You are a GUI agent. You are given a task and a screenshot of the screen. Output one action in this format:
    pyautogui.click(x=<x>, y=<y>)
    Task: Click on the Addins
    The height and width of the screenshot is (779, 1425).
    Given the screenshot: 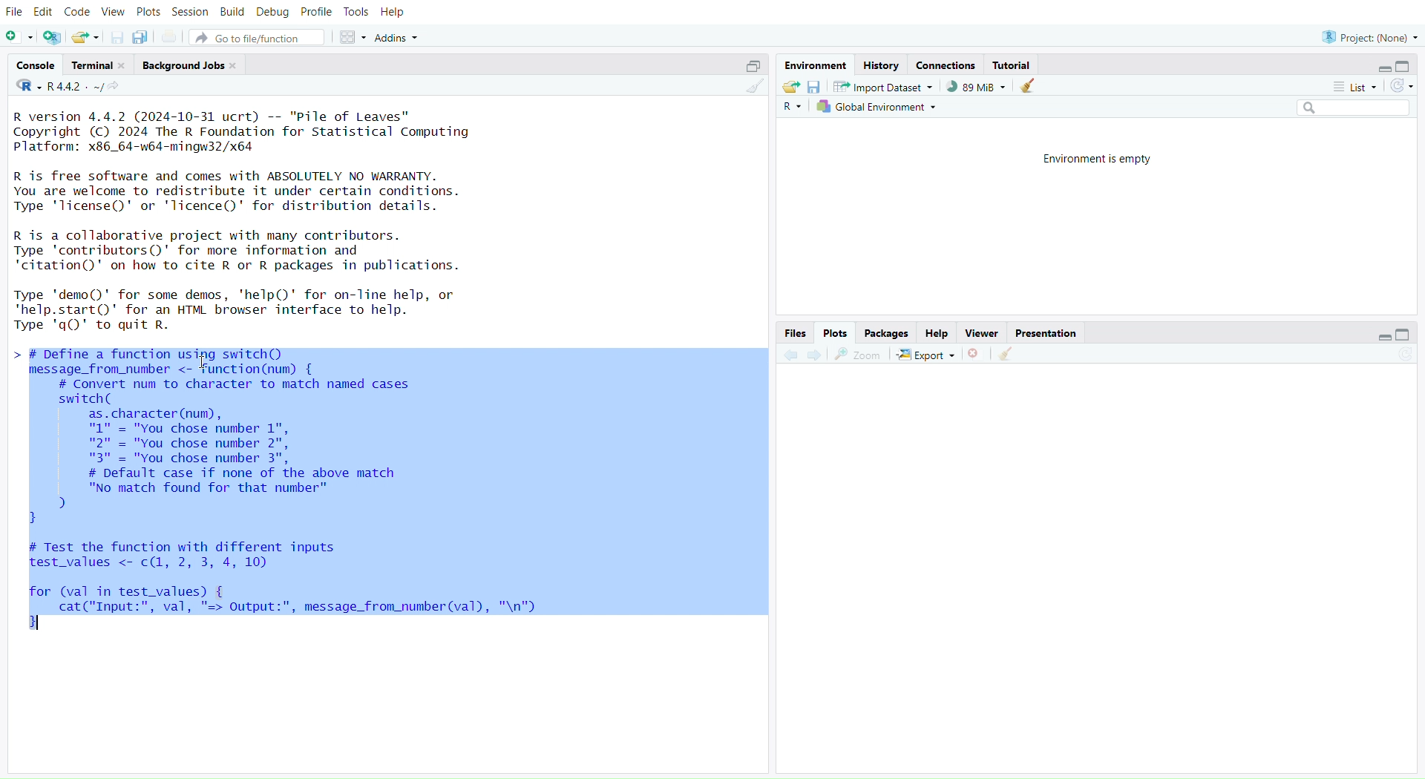 What is the action you would take?
    pyautogui.click(x=396, y=37)
    